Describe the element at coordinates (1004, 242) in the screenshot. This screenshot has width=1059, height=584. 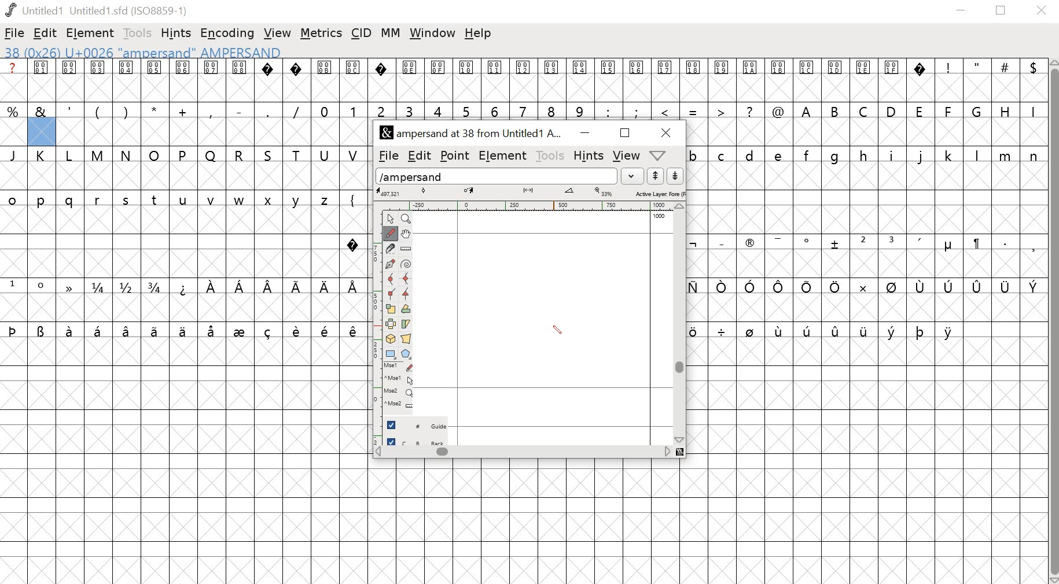
I see `.` at that location.